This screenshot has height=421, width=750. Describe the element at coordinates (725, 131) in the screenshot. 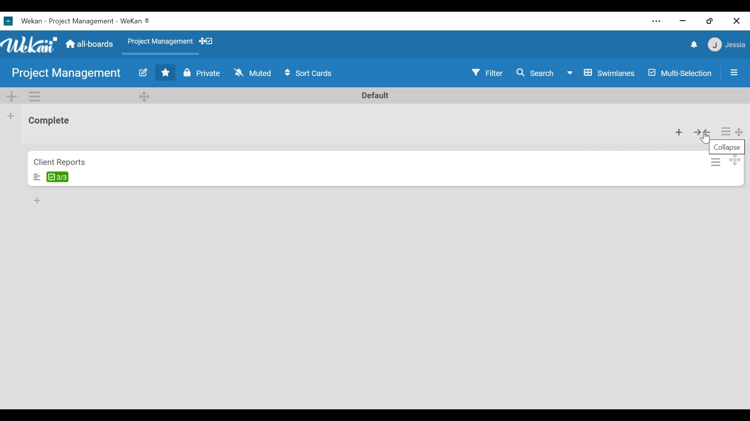

I see `List actions` at that location.